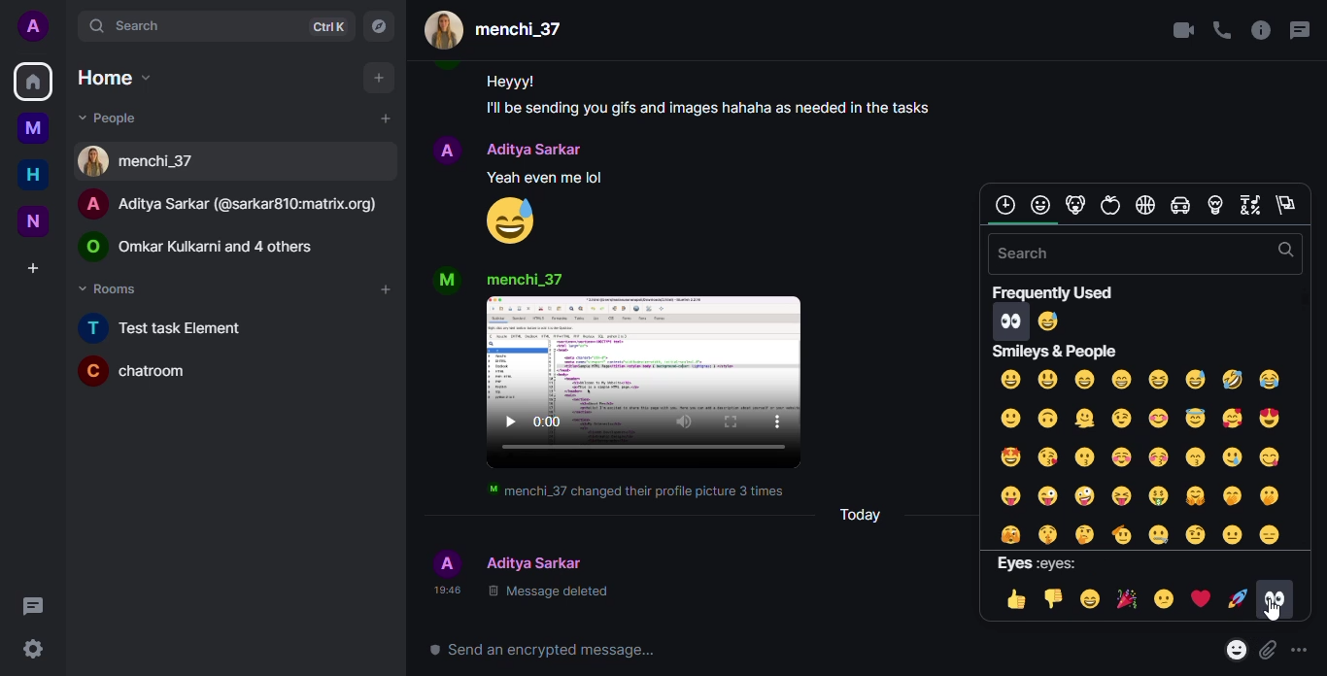  Describe the element at coordinates (647, 385) in the screenshot. I see `video` at that location.